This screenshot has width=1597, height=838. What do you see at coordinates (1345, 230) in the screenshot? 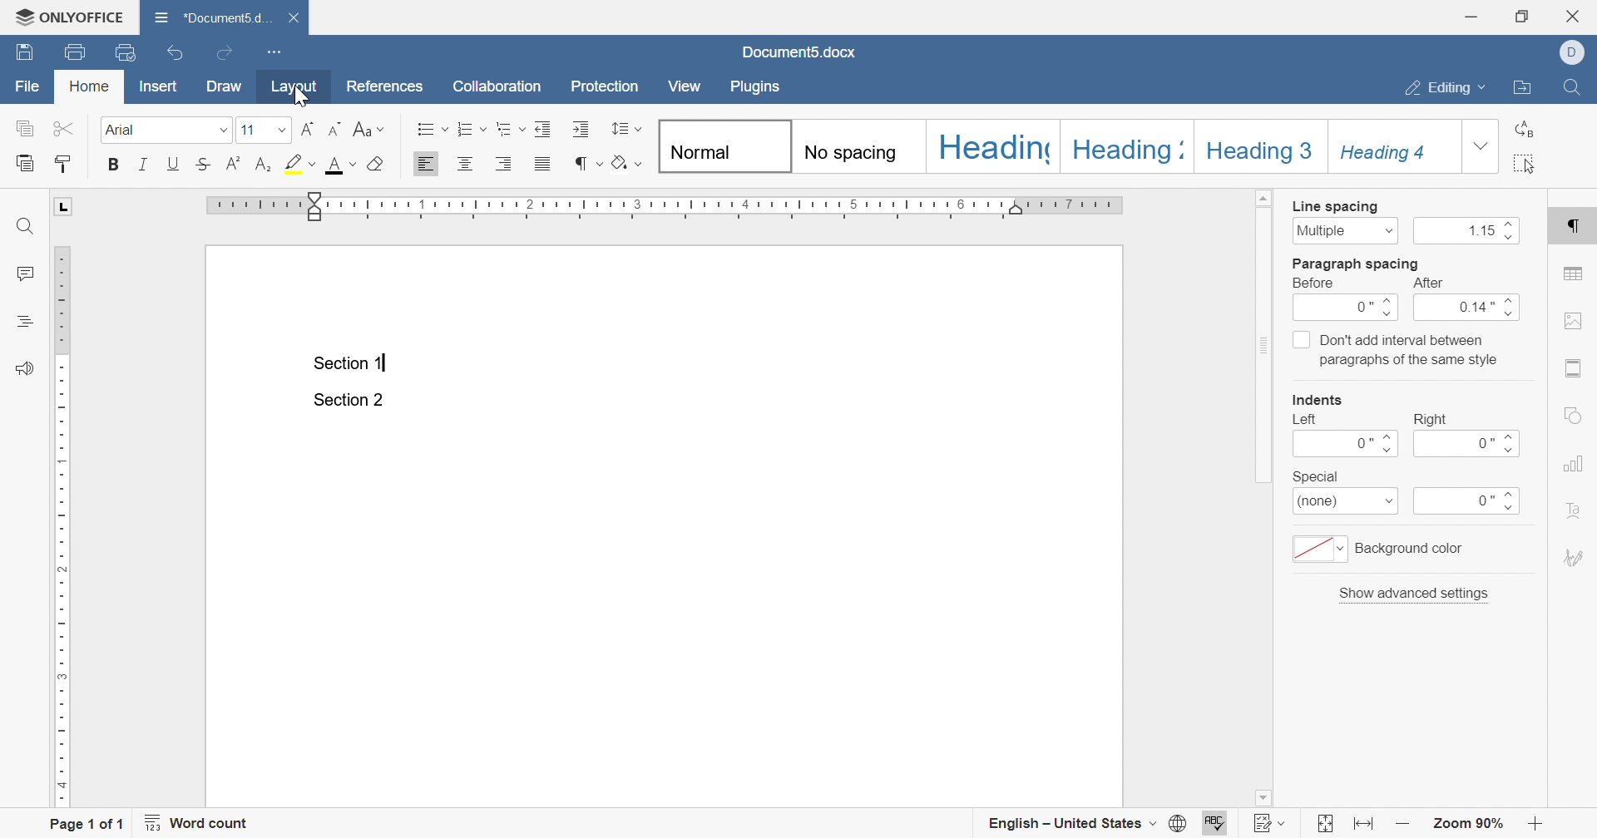
I see `multiple` at bounding box center [1345, 230].